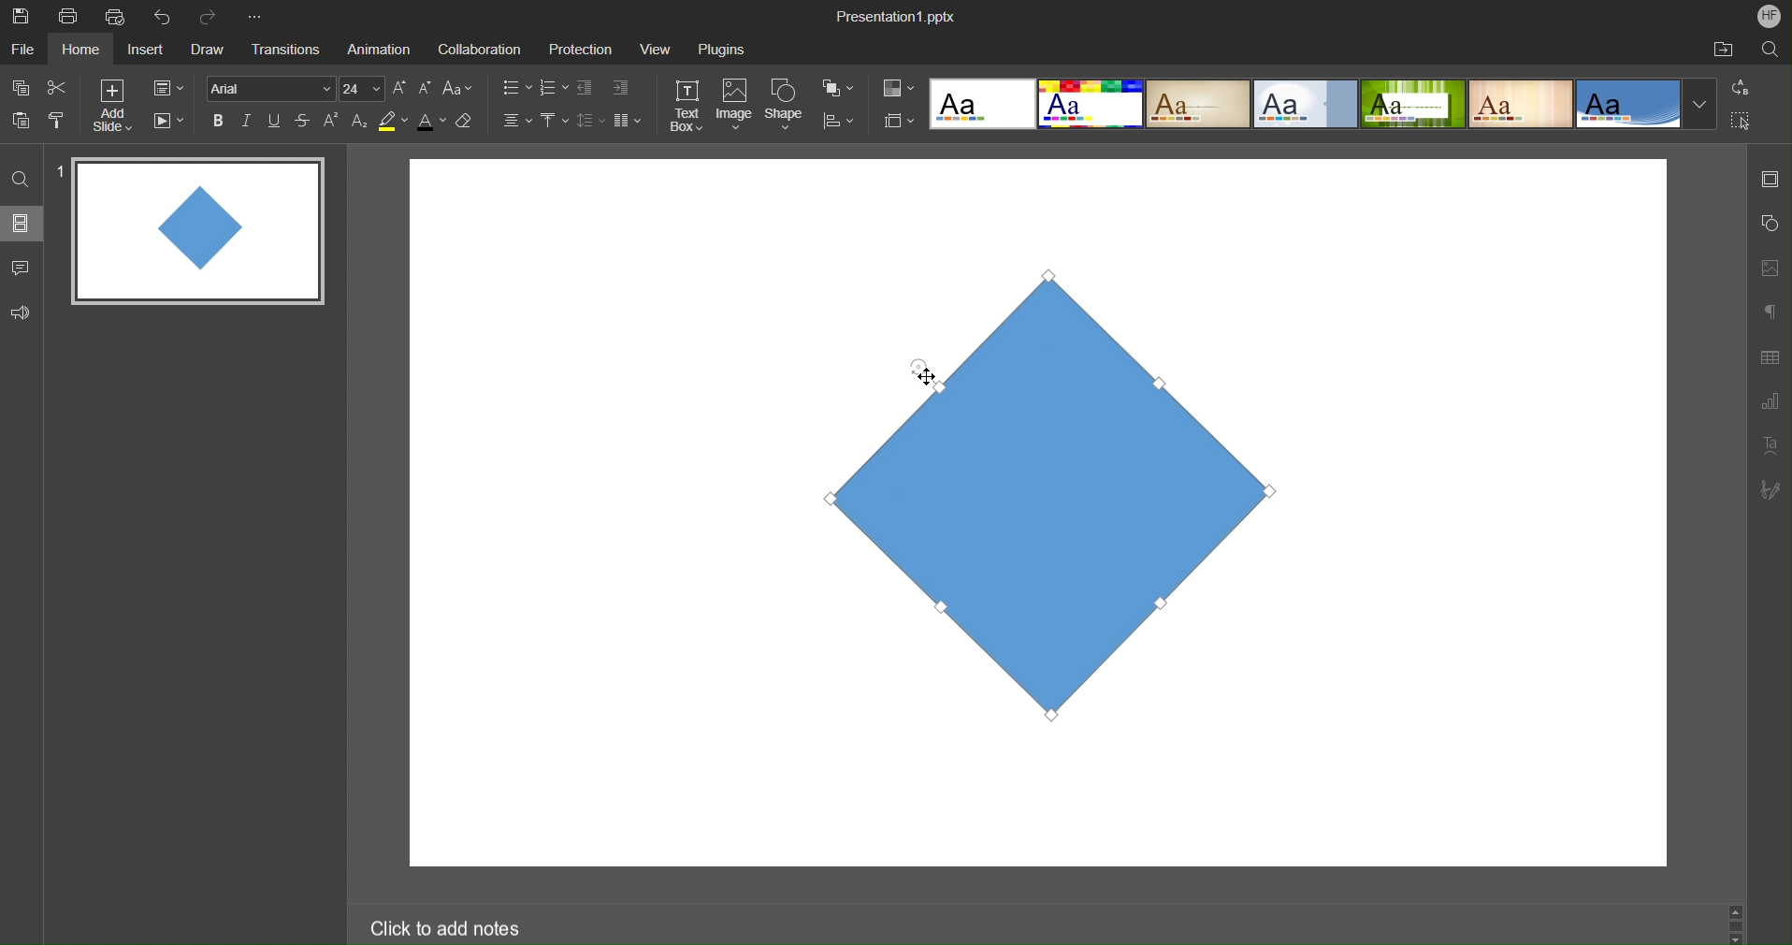 The width and height of the screenshot is (1792, 945). Describe the element at coordinates (168, 87) in the screenshot. I see `Slide Settings` at that location.